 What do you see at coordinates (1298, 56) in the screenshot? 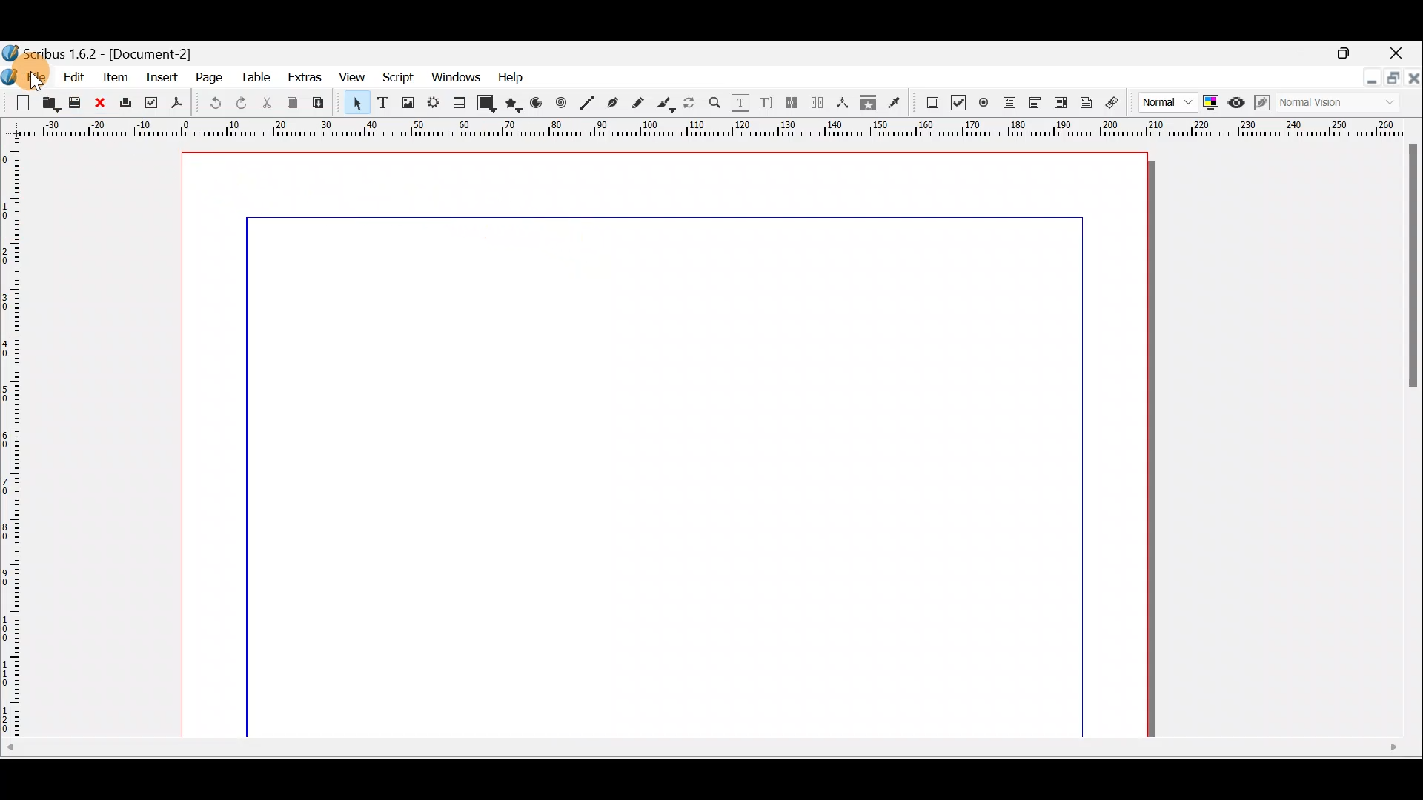
I see `Minimise` at bounding box center [1298, 56].